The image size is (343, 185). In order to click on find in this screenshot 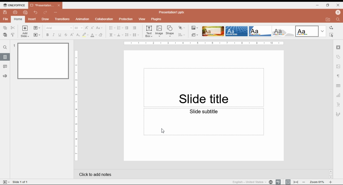, I will do `click(339, 19)`.